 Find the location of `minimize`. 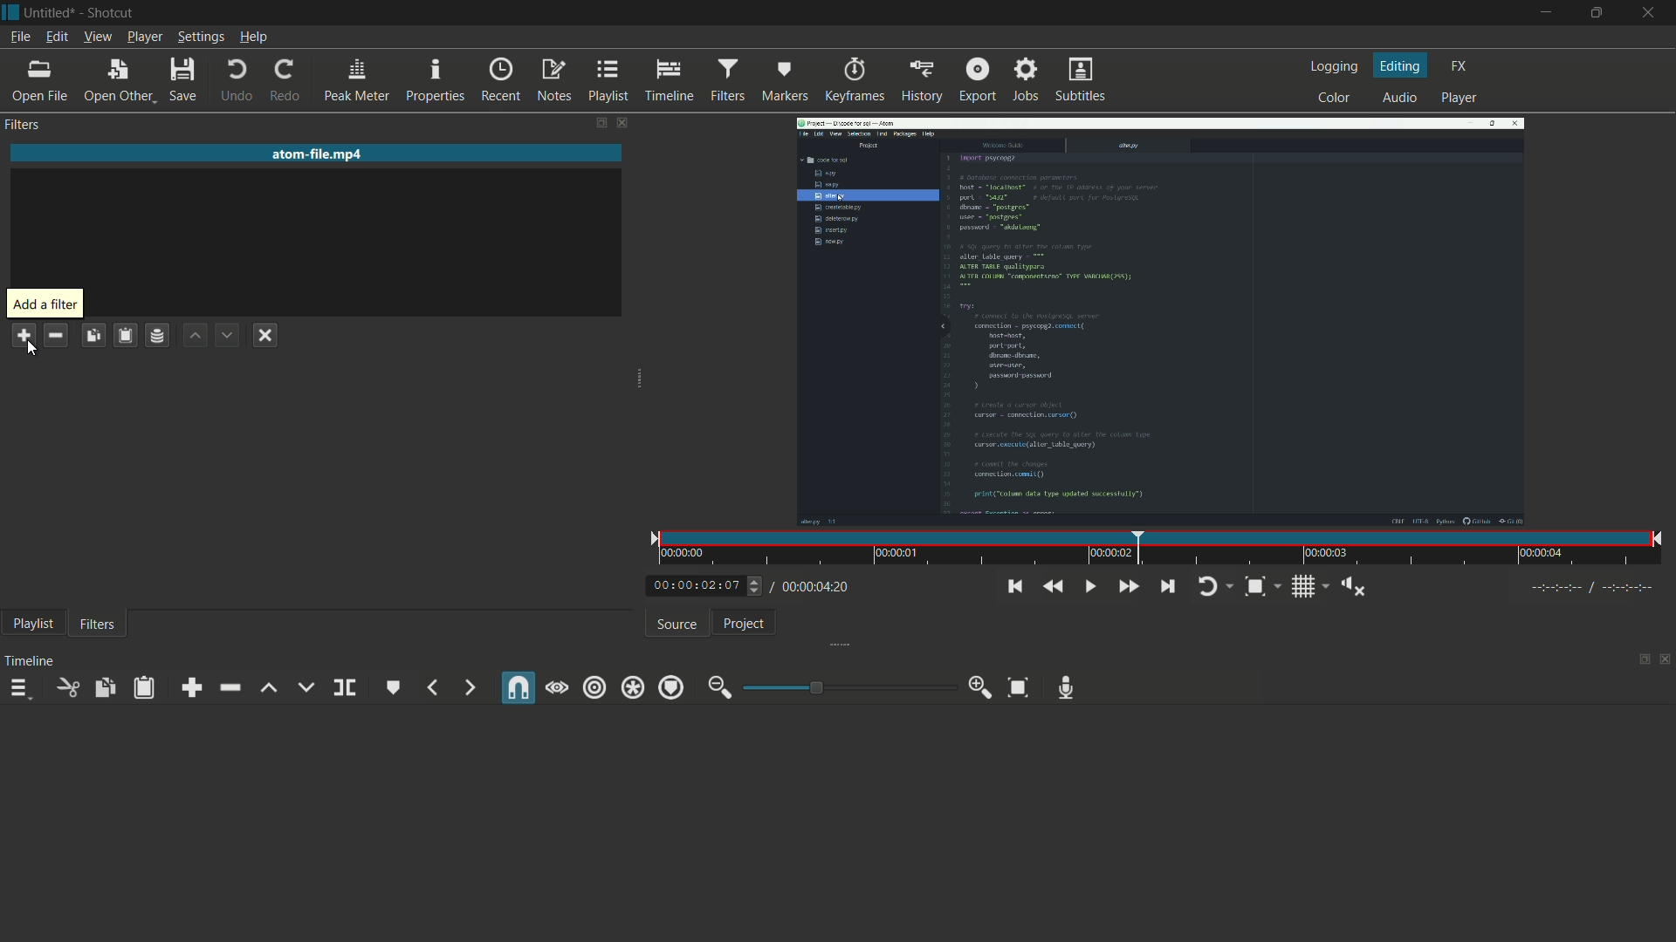

minimize is located at coordinates (1546, 13).